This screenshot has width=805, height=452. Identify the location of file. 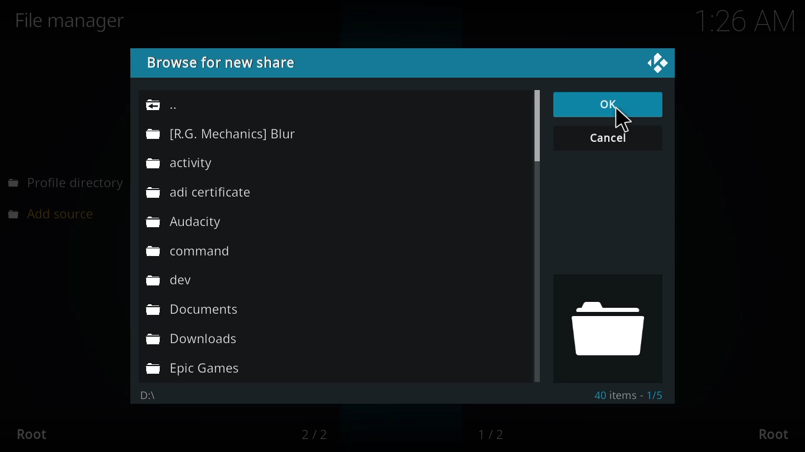
(193, 311).